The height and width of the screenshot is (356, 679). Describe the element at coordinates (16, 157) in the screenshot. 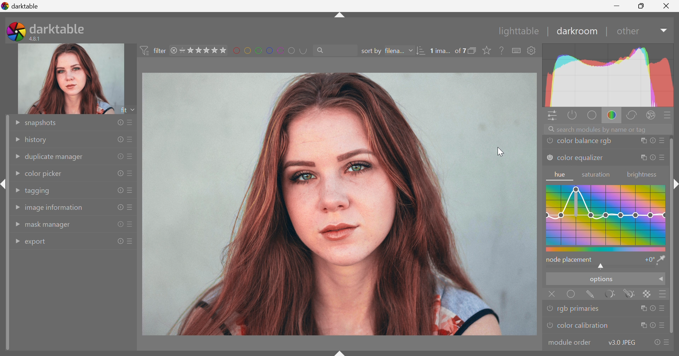

I see `Drop Down` at that location.